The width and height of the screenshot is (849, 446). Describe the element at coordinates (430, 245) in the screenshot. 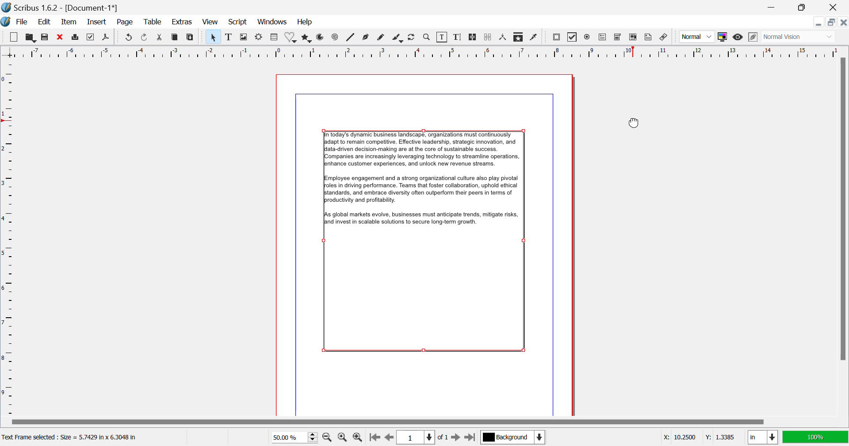

I see `Left Aligned Text Frame` at that location.